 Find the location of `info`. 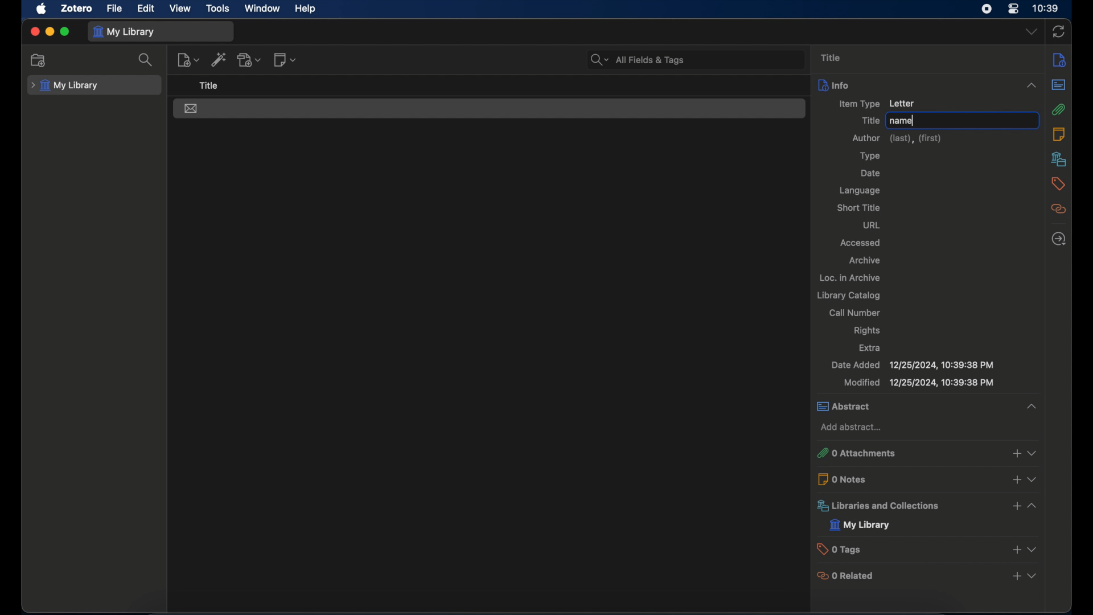

info is located at coordinates (928, 85).